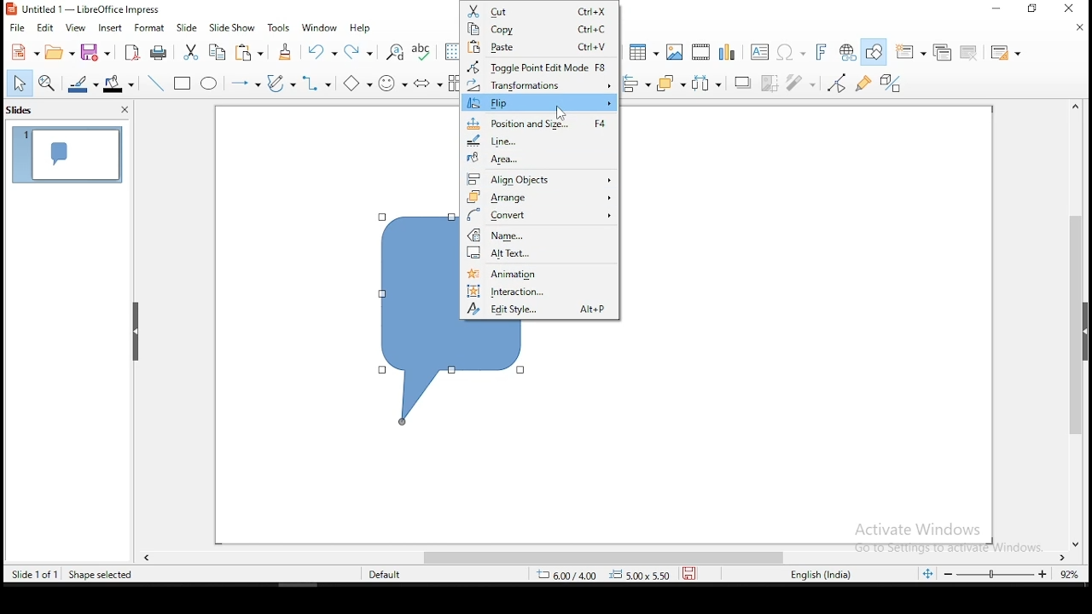  Describe the element at coordinates (944, 51) in the screenshot. I see `duplicate slide` at that location.